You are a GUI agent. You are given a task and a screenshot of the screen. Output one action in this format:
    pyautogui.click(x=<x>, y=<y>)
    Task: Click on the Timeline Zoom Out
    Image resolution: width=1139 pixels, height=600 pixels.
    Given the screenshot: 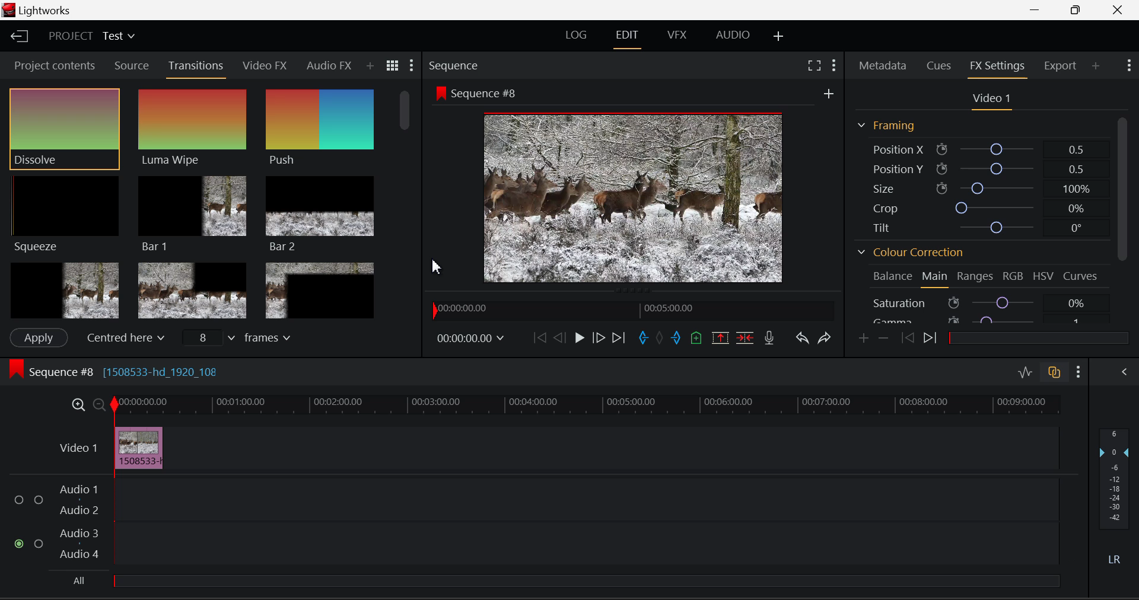 What is the action you would take?
    pyautogui.click(x=98, y=406)
    